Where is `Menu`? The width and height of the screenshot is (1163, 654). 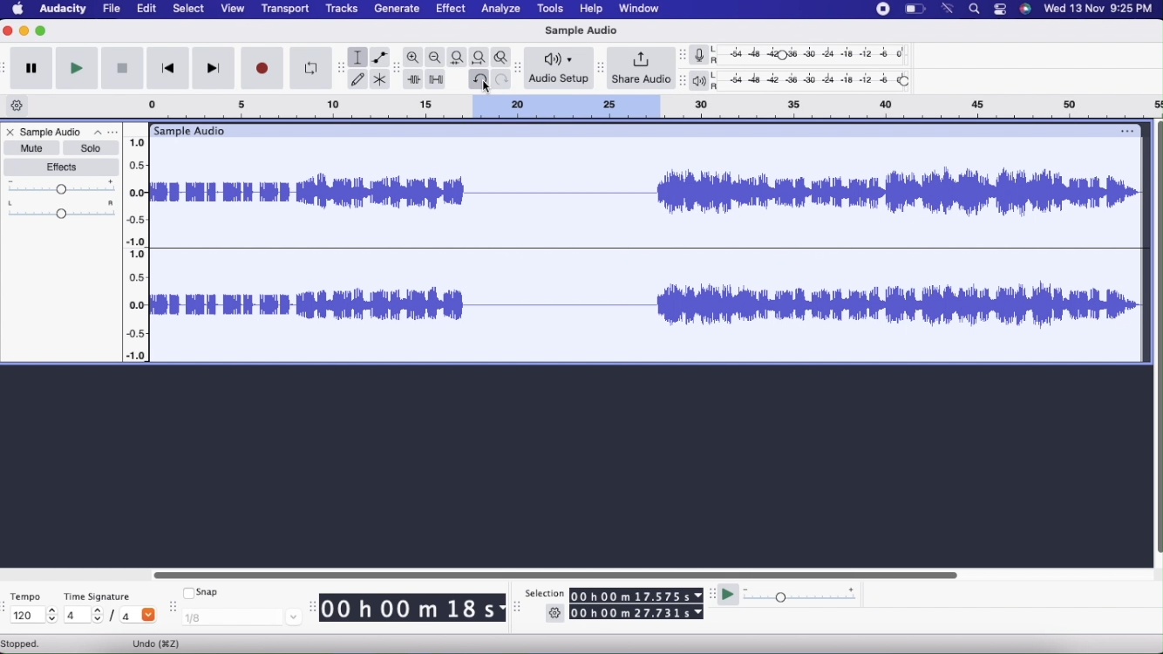 Menu is located at coordinates (883, 10).